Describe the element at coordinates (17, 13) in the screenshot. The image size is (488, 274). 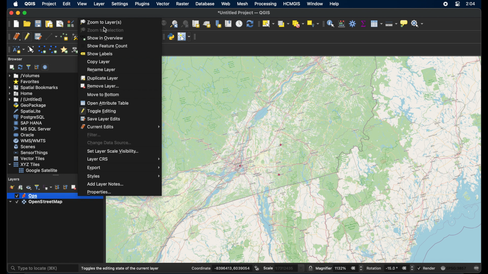
I see `minimize` at that location.